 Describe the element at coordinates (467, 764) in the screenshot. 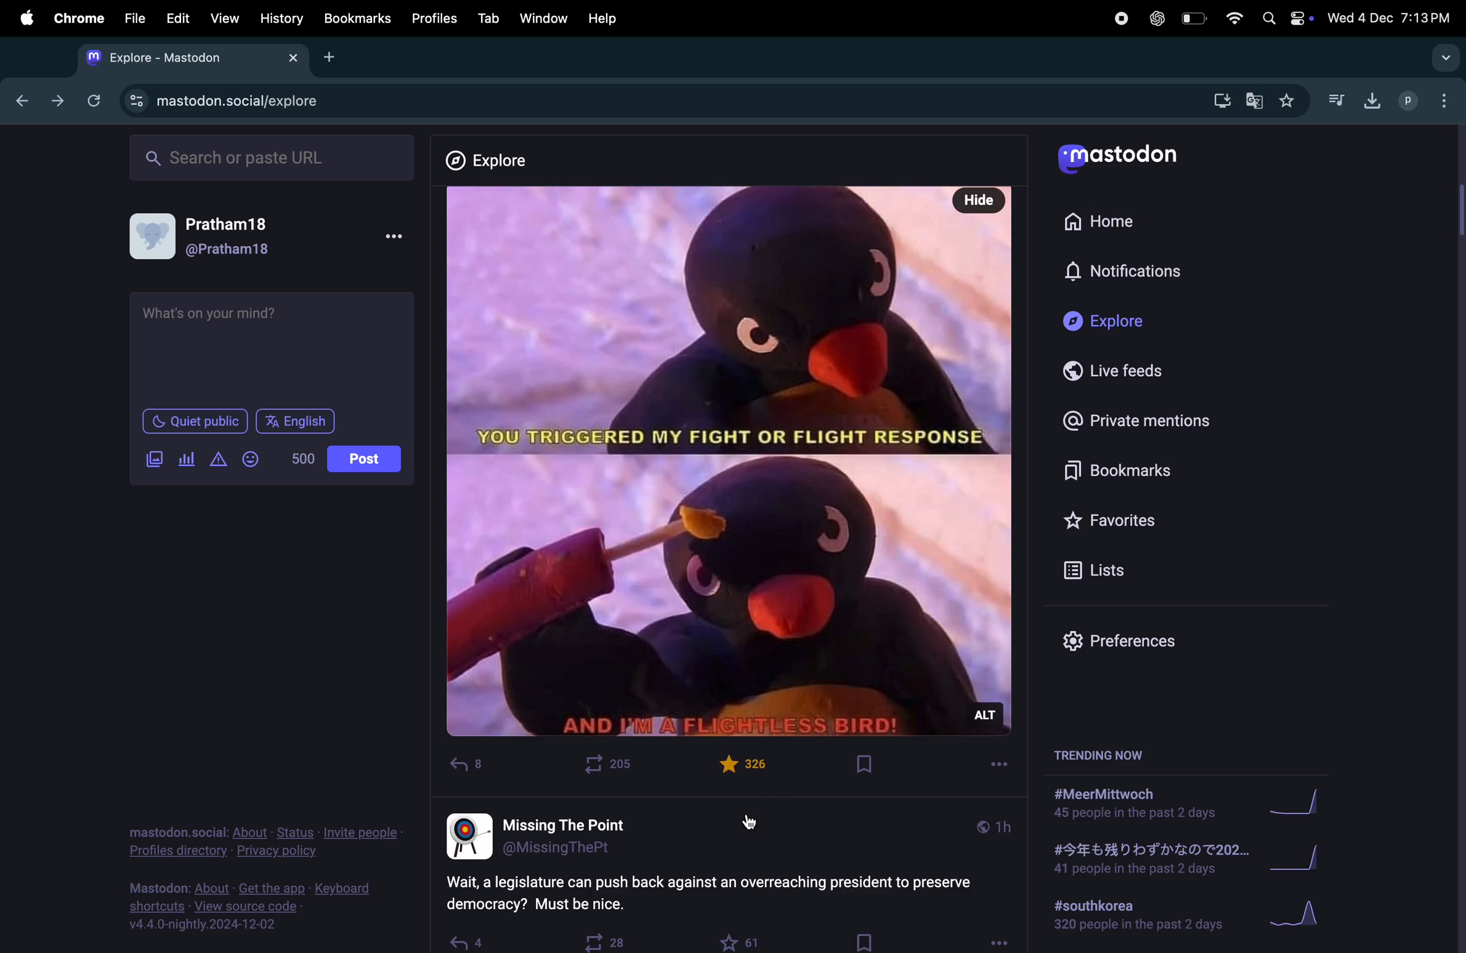

I see `reply` at that location.